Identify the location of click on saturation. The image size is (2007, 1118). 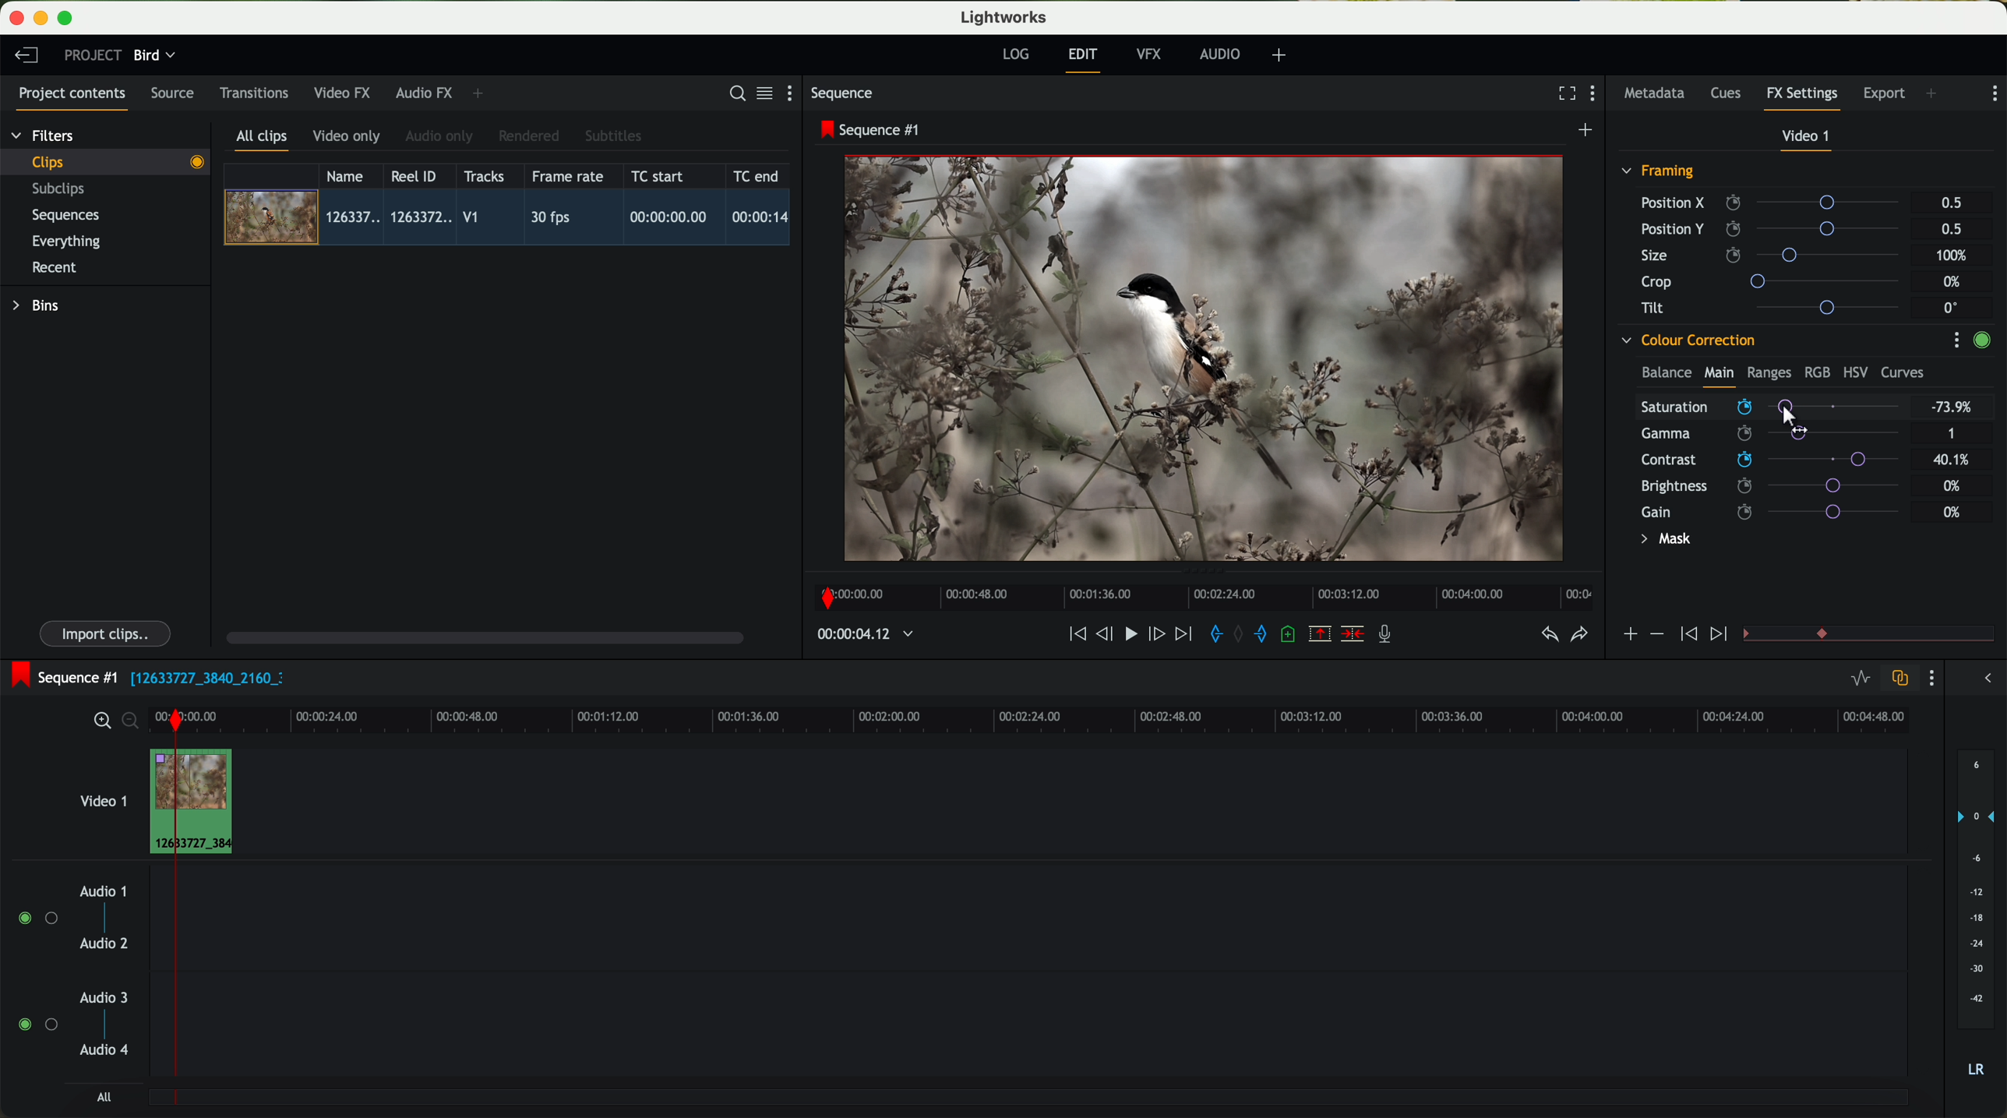
(1762, 434).